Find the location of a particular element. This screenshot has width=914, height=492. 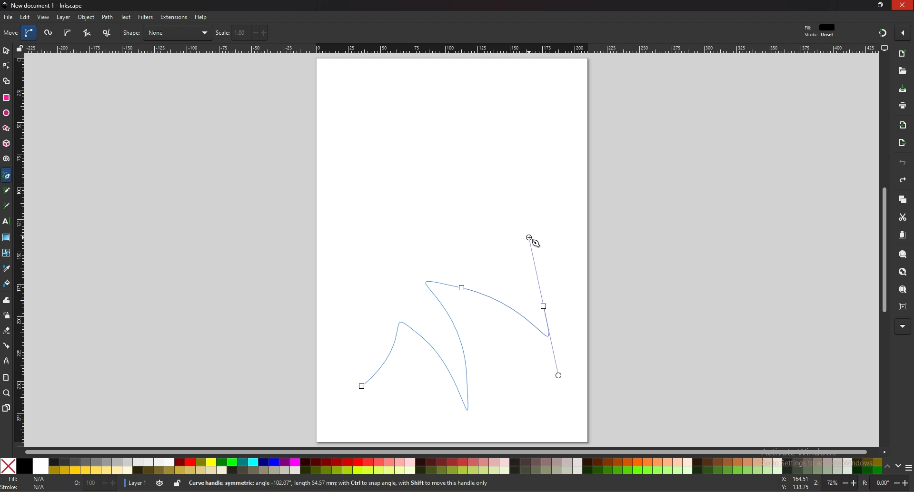

opacity is located at coordinates (97, 484).